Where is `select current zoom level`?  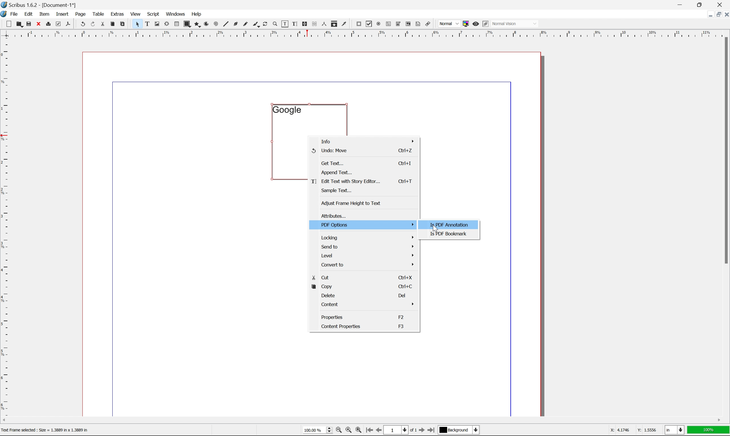 select current zoom level is located at coordinates (318, 430).